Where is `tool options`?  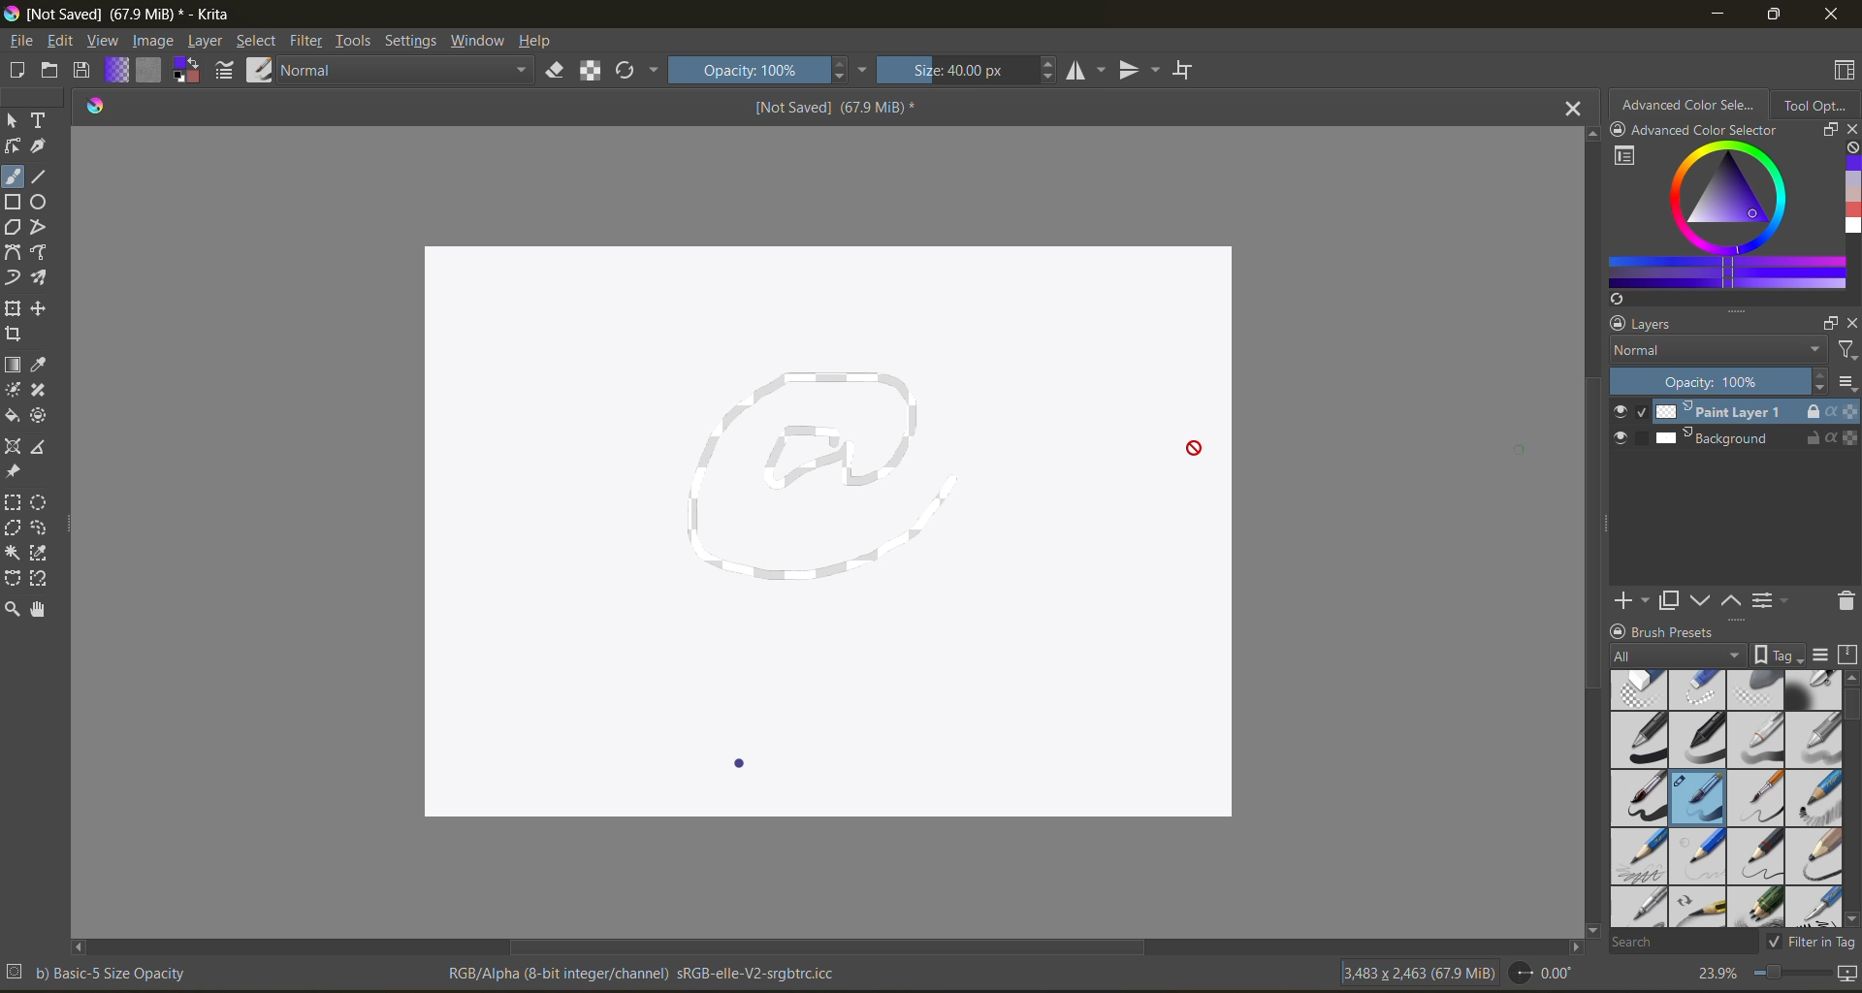 tool options is located at coordinates (1821, 105).